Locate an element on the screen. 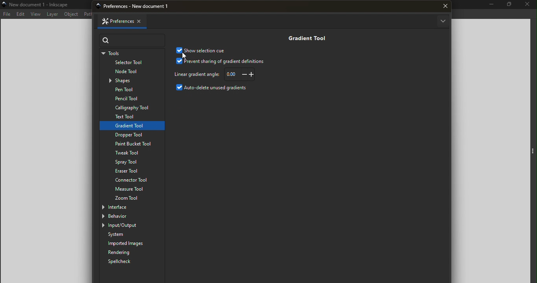 This screenshot has width=537, height=283. Linear gradient angle is located at coordinates (196, 74).